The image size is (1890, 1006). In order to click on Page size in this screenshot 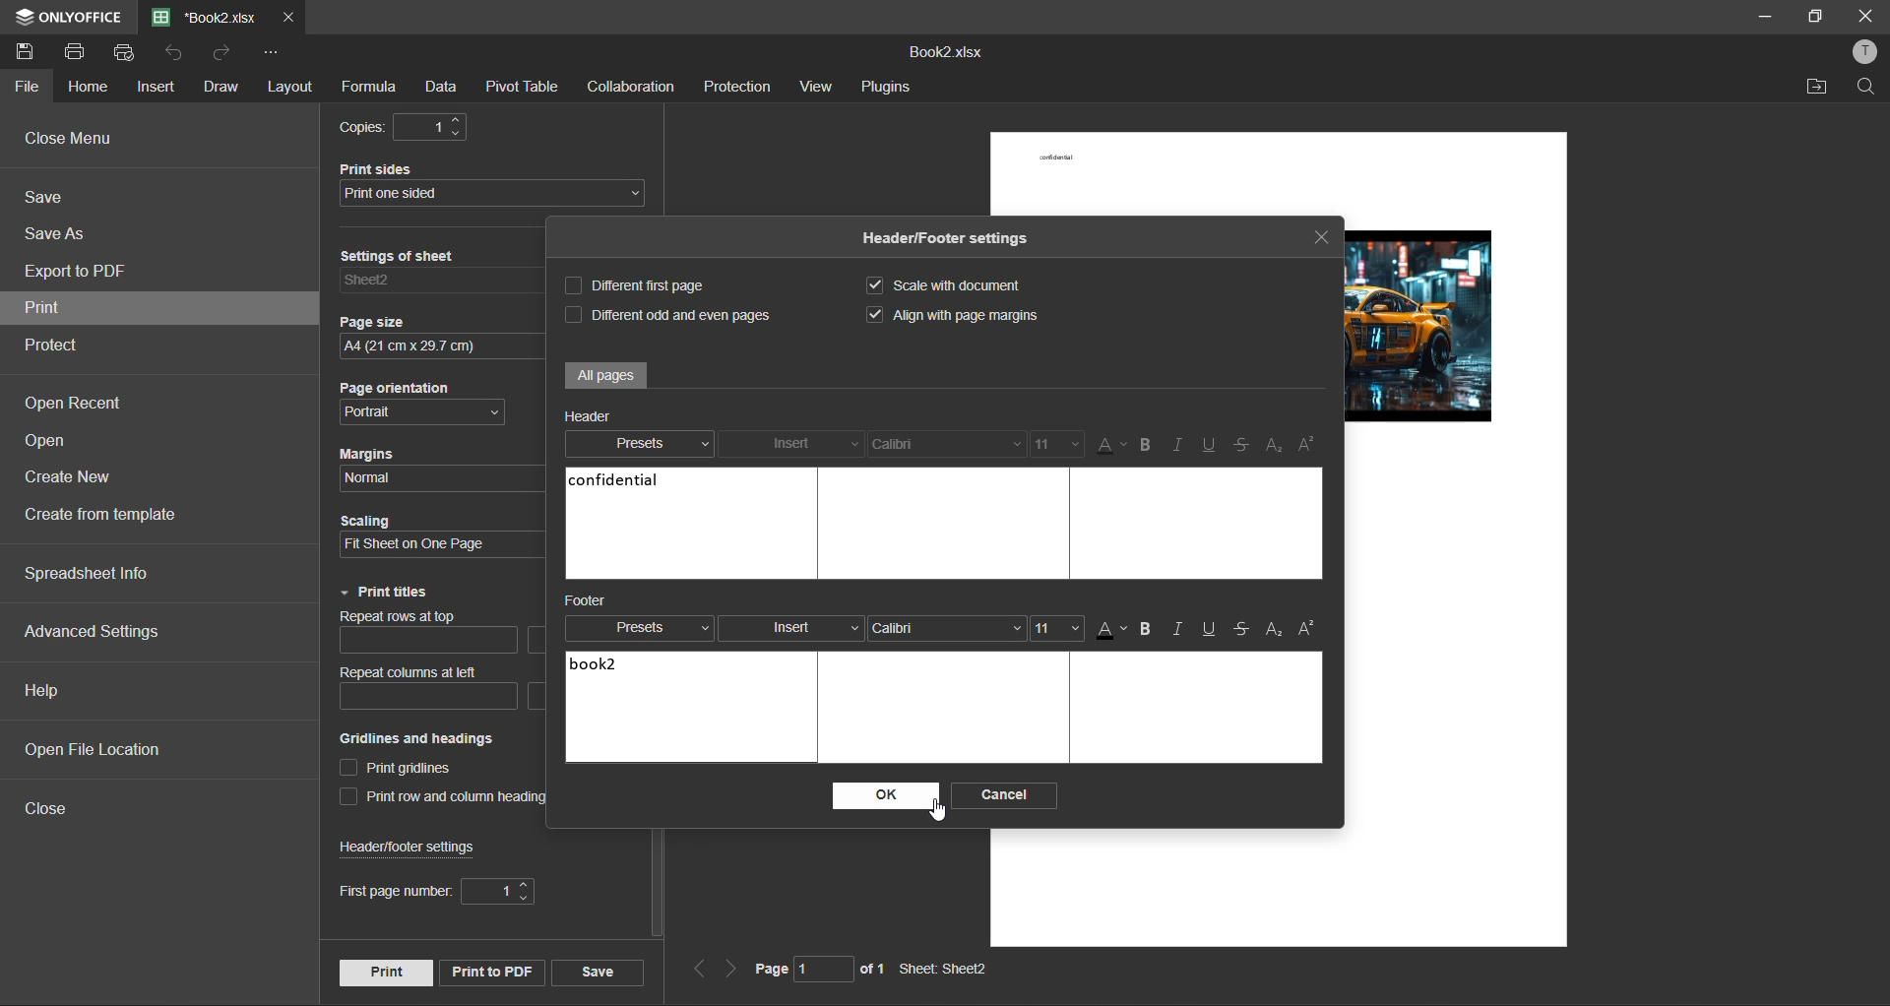, I will do `click(374, 321)`.